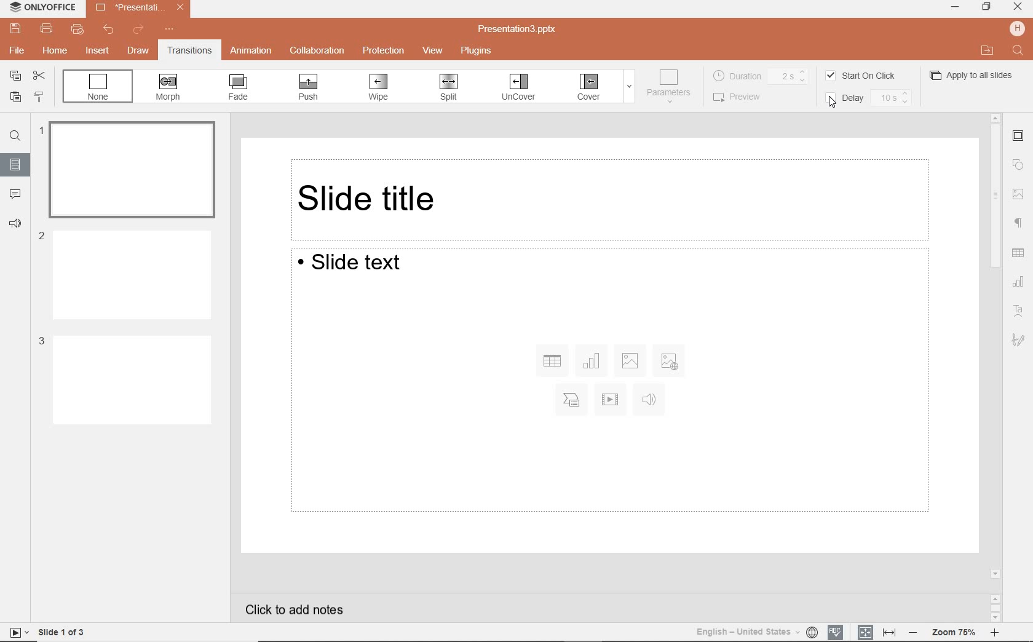 The height and width of the screenshot is (642, 1033). Describe the element at coordinates (45, 632) in the screenshot. I see `slide 1 of 3` at that location.